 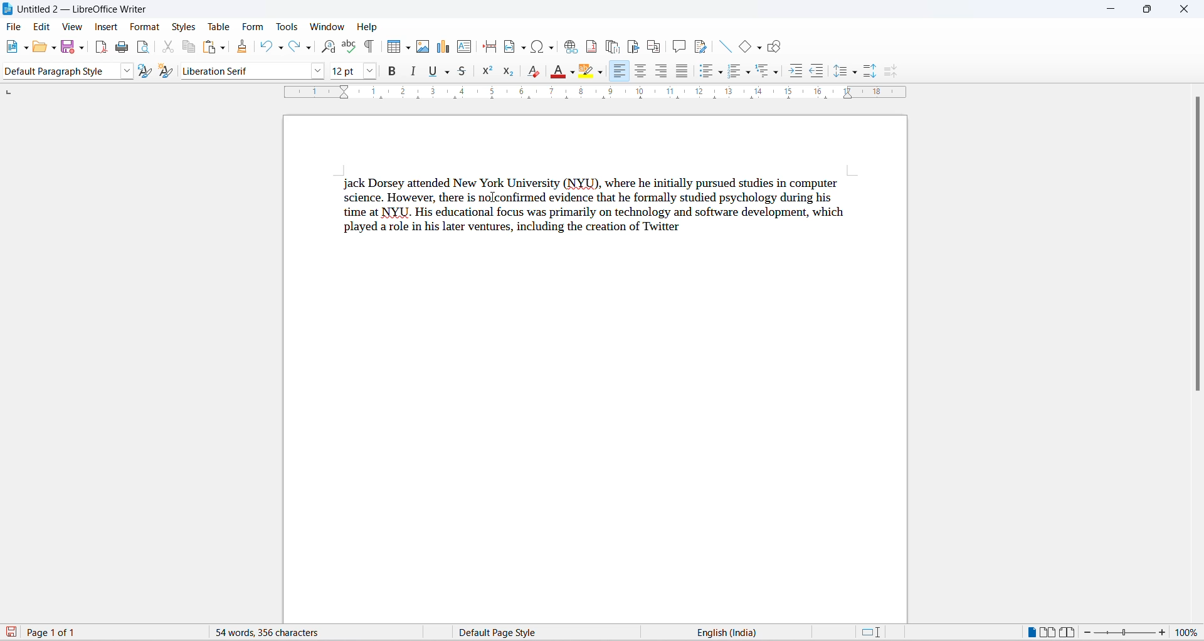 What do you see at coordinates (780, 75) in the screenshot?
I see `select outline options` at bounding box center [780, 75].